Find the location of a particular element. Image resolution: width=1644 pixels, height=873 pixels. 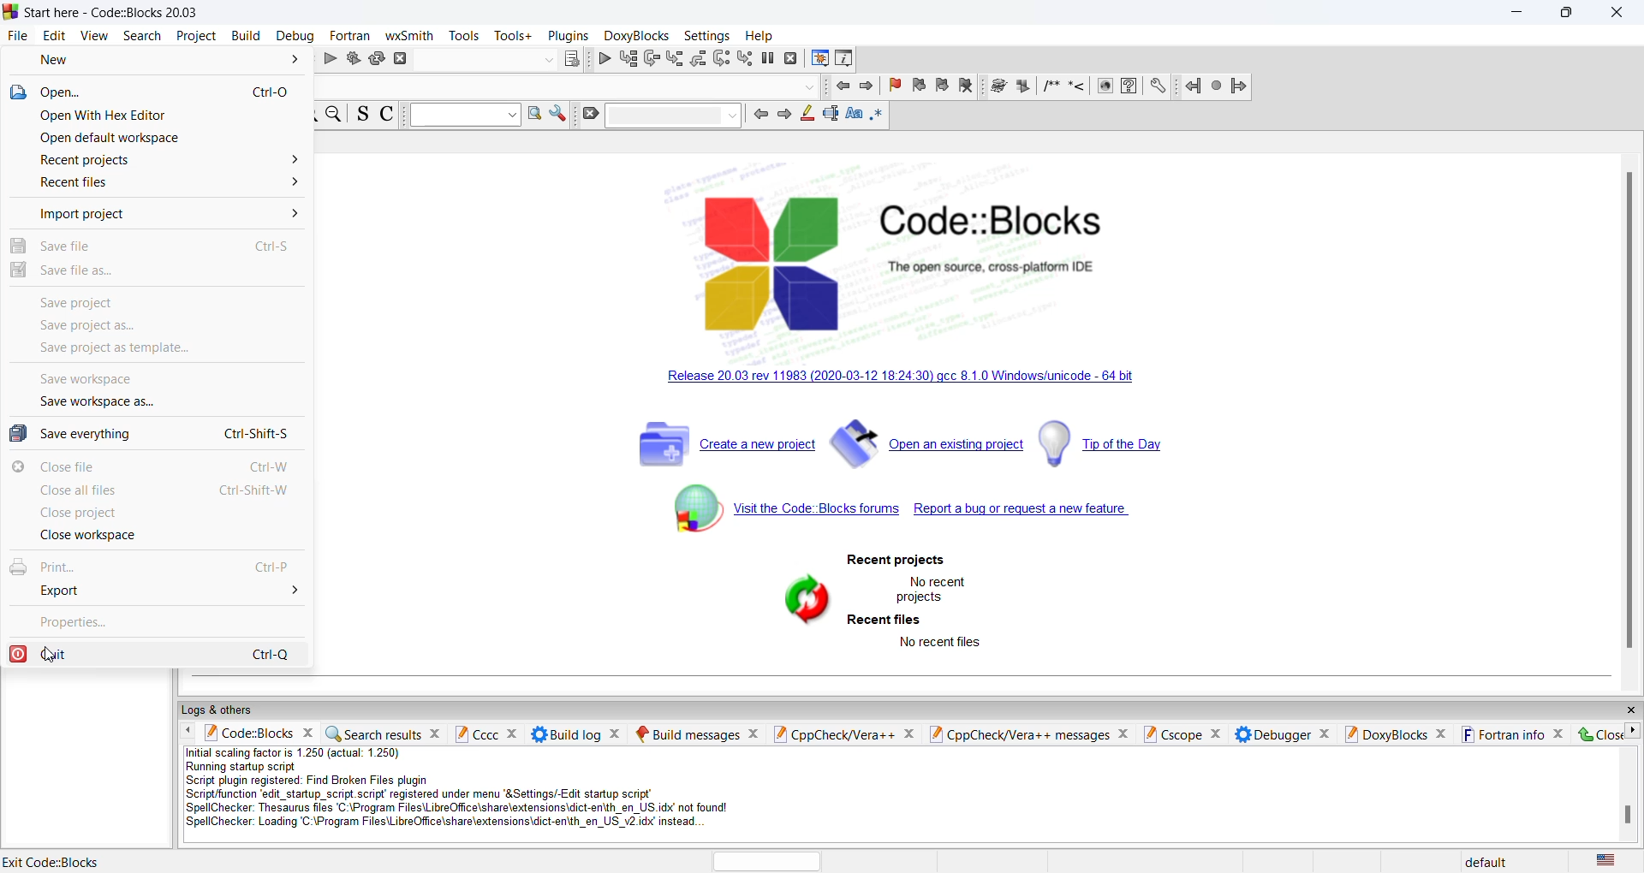

debugger windows is located at coordinates (818, 60).